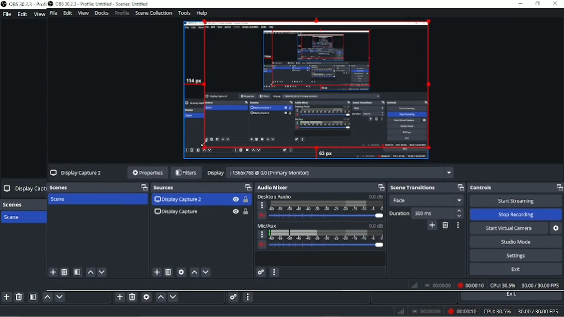  What do you see at coordinates (205, 142) in the screenshot?
I see `cursor` at bounding box center [205, 142].